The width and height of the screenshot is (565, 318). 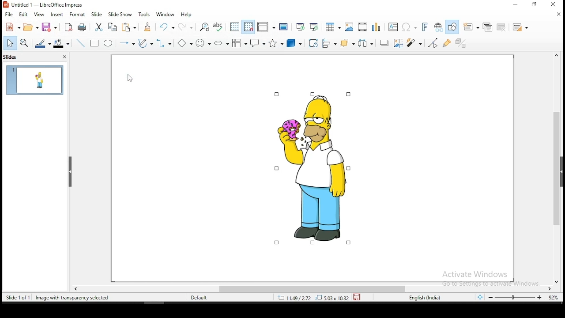 What do you see at coordinates (329, 42) in the screenshot?
I see `align objects` at bounding box center [329, 42].